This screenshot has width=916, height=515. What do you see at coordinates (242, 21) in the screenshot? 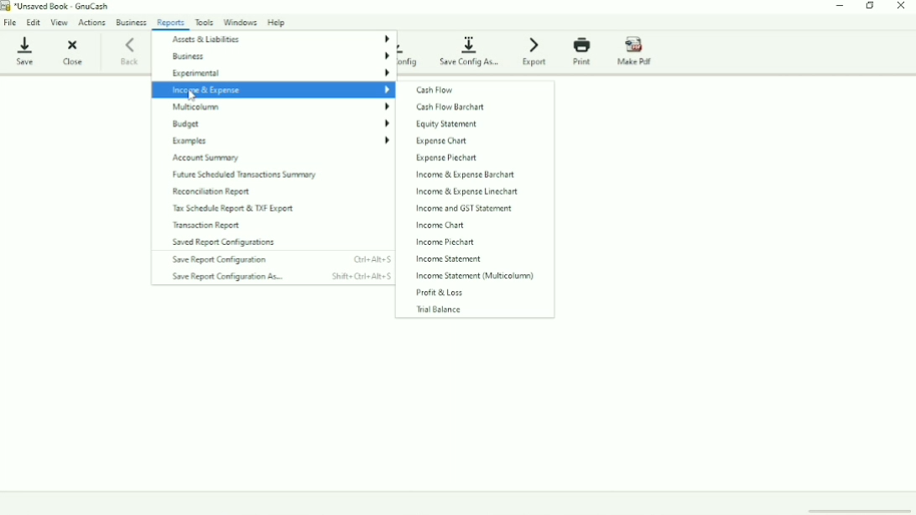
I see `Windows` at bounding box center [242, 21].